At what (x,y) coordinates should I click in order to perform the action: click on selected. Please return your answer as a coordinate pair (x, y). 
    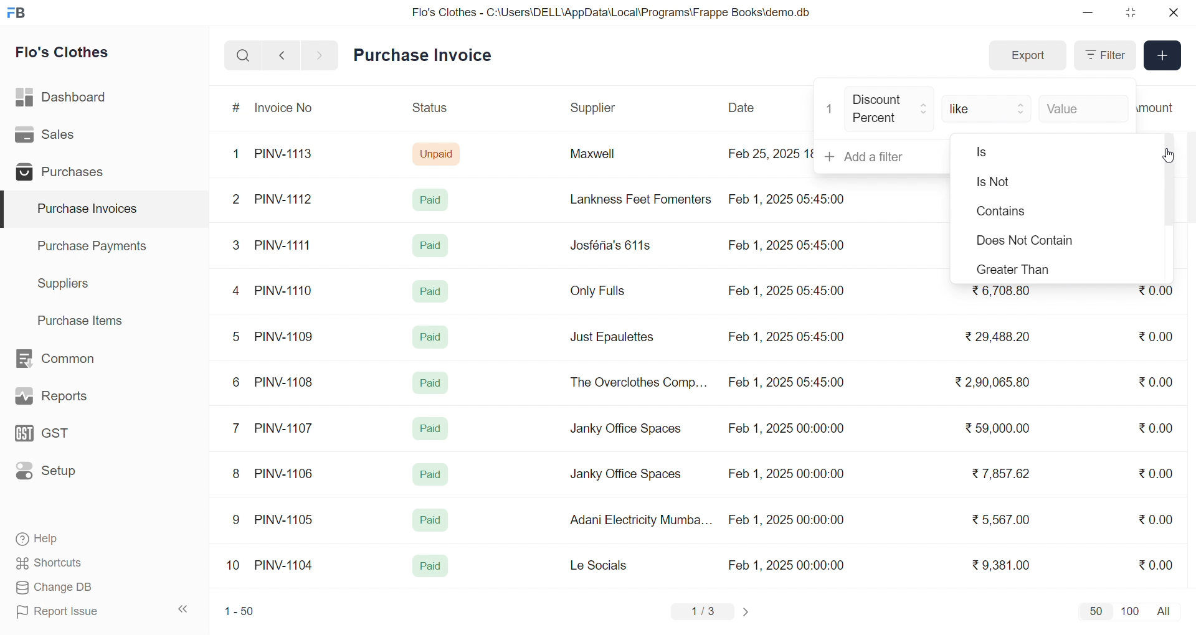
    Looking at the image, I should click on (7, 210).